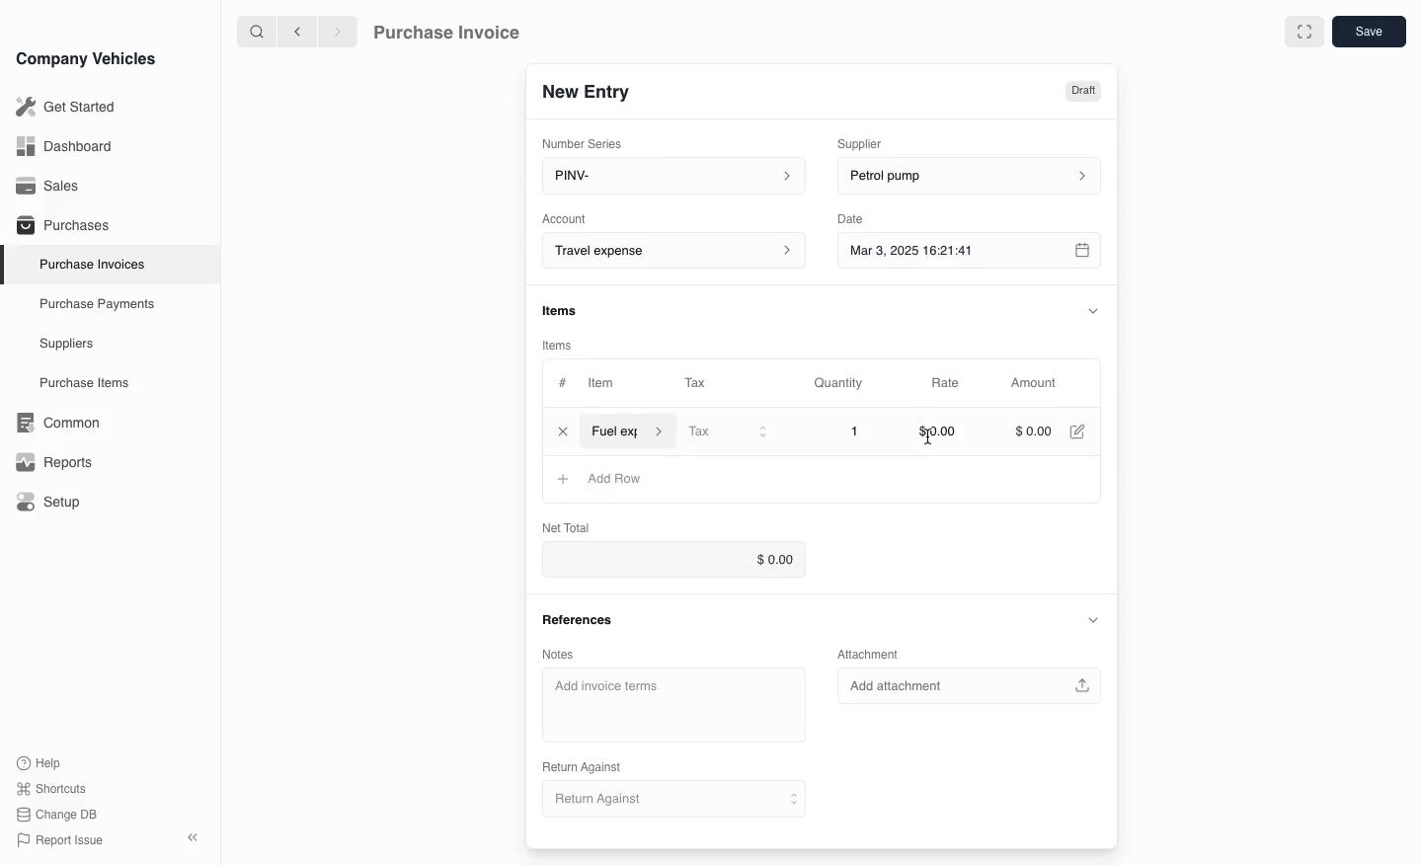 Image resolution: width=1422 pixels, height=865 pixels. What do you see at coordinates (674, 706) in the screenshot?
I see `Add invoice terms` at bounding box center [674, 706].